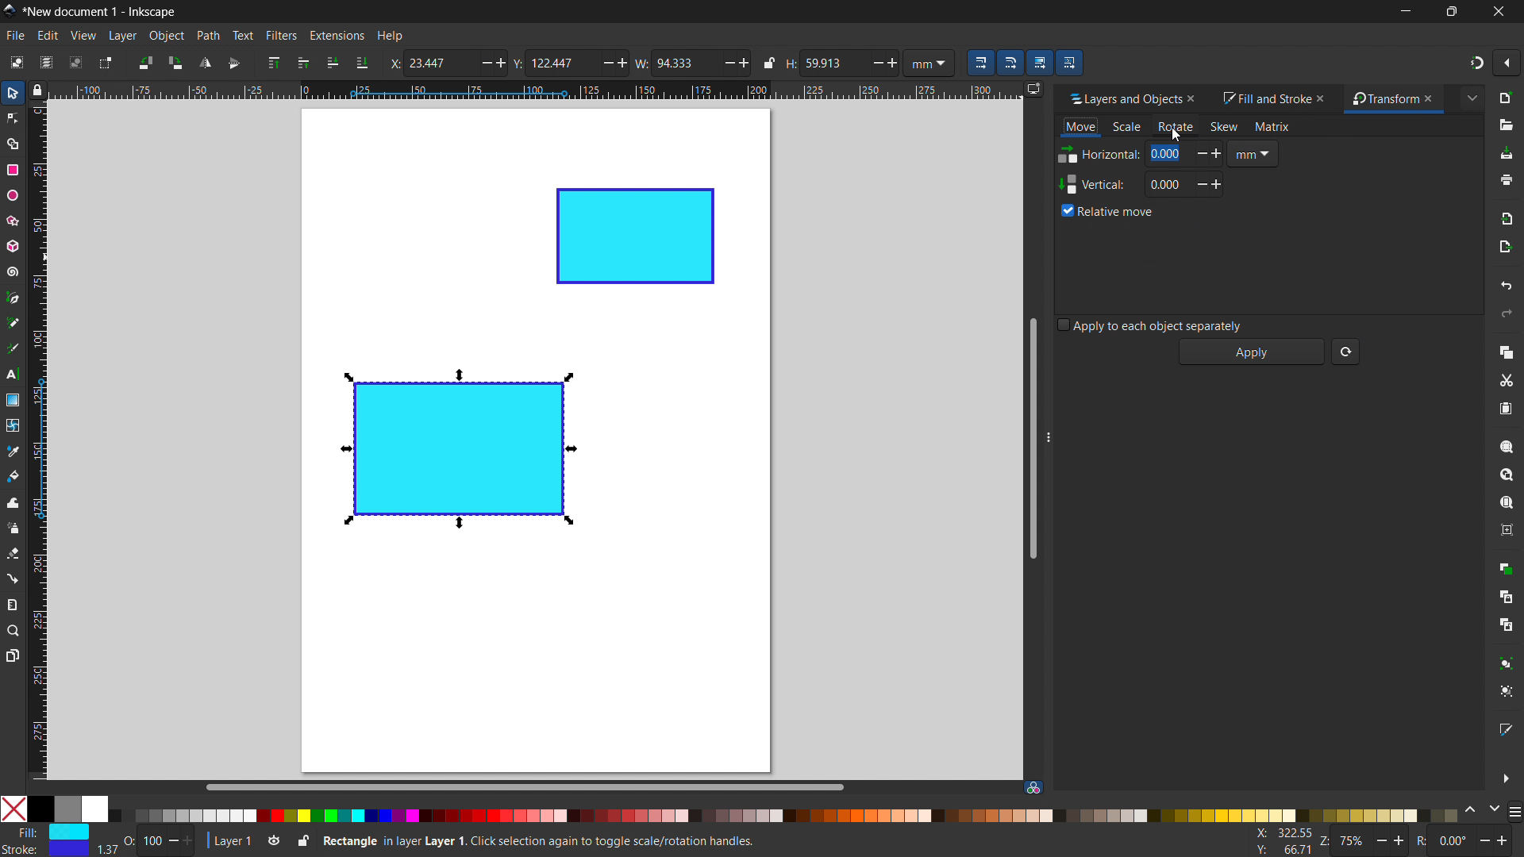 The height and width of the screenshot is (857, 1524). What do you see at coordinates (1183, 153) in the screenshot?
I see `0.000` at bounding box center [1183, 153].